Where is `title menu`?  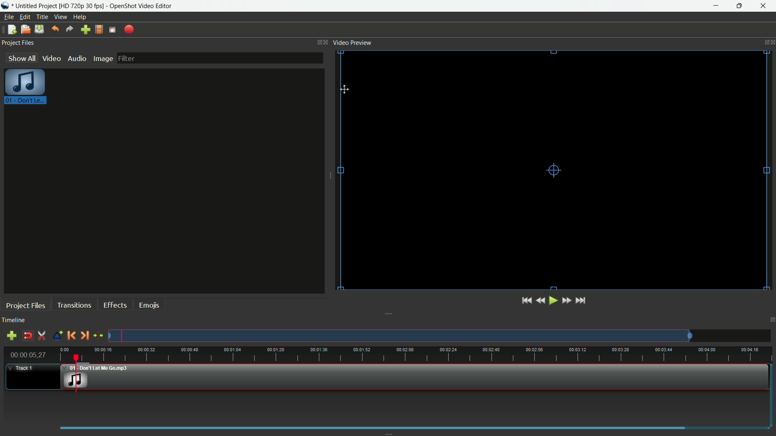 title menu is located at coordinates (42, 17).